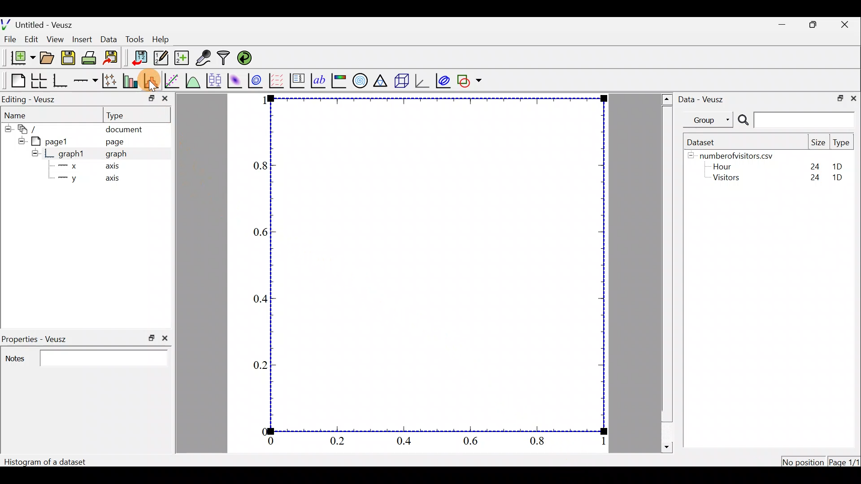 This screenshot has width=861, height=484. I want to click on import data into Veusz, so click(137, 57).